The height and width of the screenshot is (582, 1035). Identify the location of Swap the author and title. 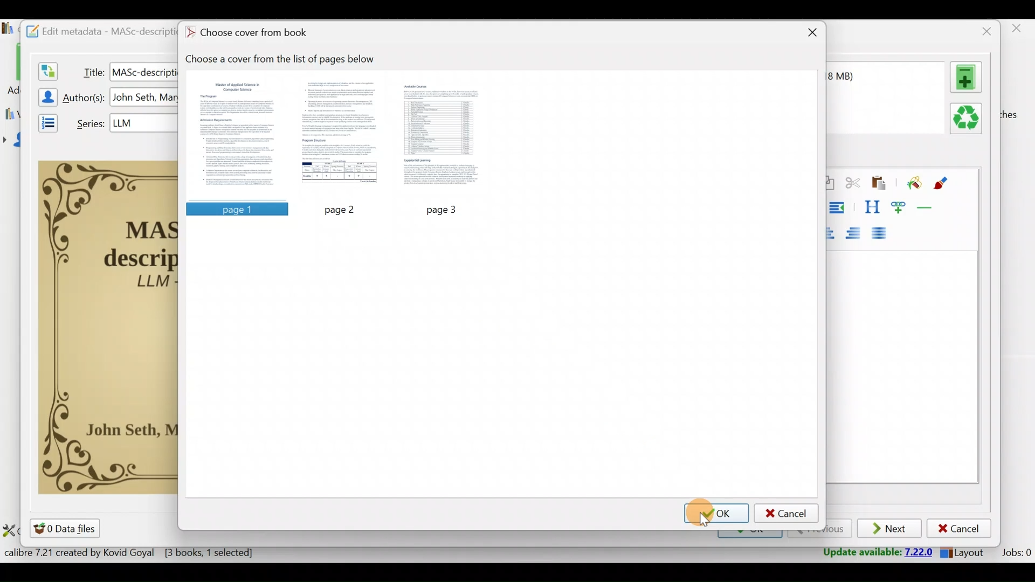
(47, 69).